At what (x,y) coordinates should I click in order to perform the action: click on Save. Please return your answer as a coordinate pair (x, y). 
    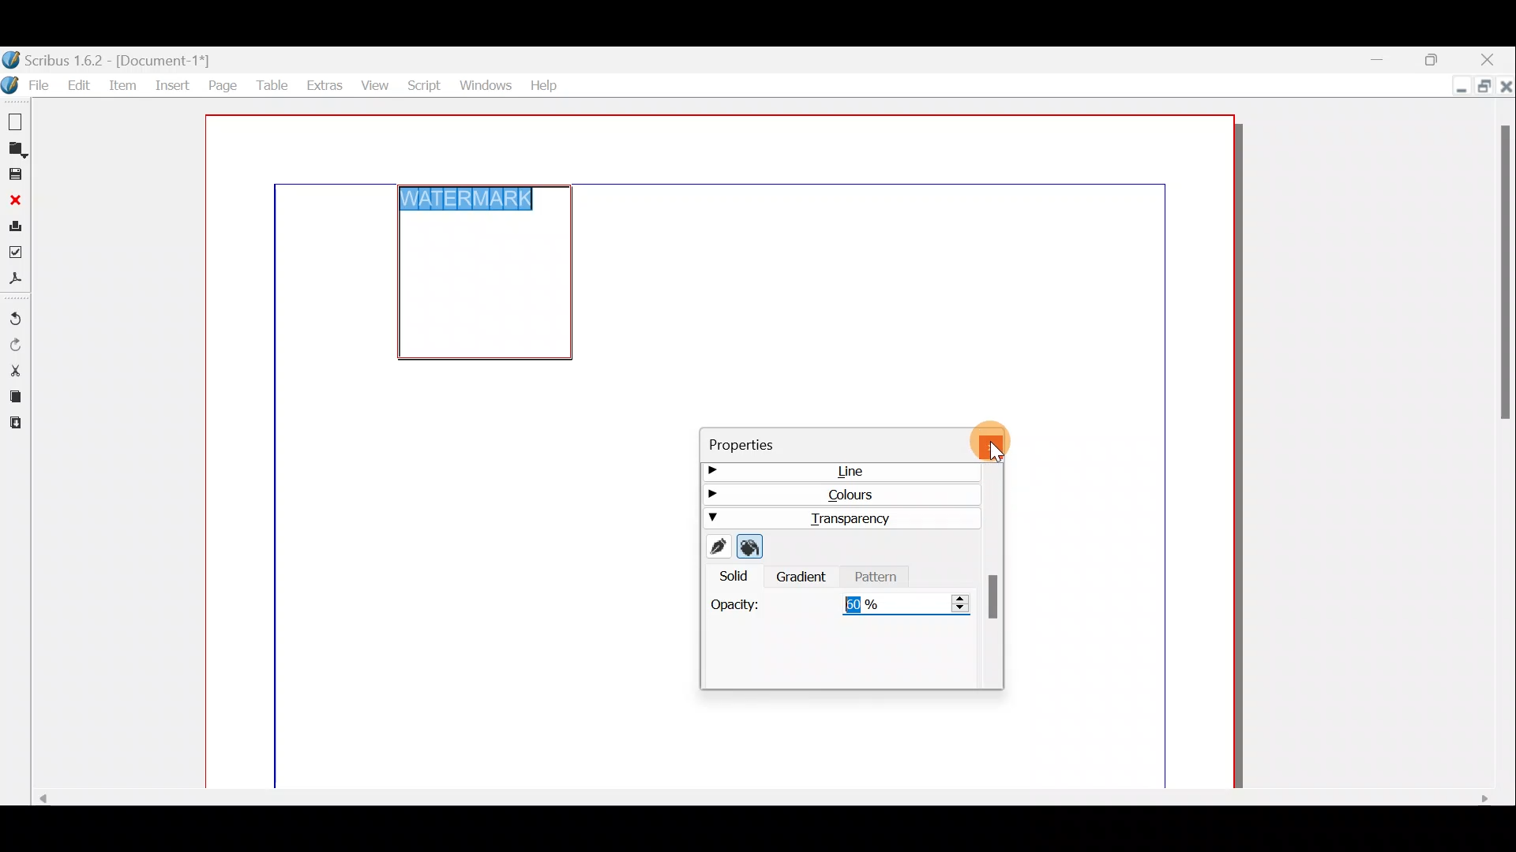
    Looking at the image, I should click on (14, 175).